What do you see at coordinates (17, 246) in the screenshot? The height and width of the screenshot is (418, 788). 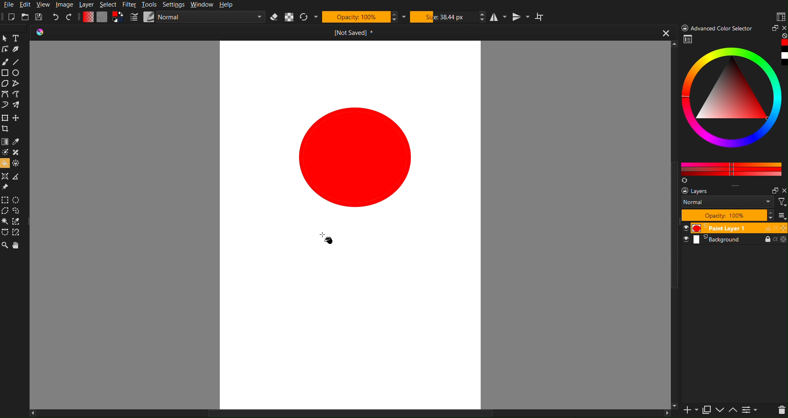 I see `Pan` at bounding box center [17, 246].